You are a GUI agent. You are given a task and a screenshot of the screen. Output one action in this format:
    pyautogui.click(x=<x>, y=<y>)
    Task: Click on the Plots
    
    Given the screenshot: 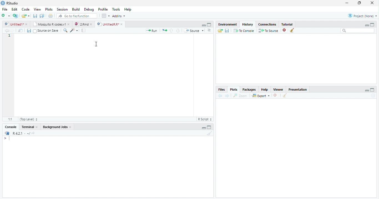 What is the action you would take?
    pyautogui.click(x=234, y=90)
    